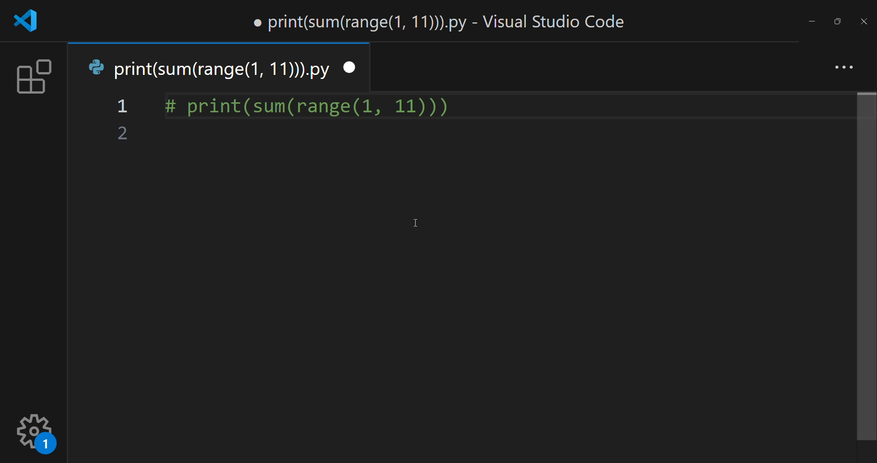  What do you see at coordinates (835, 19) in the screenshot?
I see `maximize` at bounding box center [835, 19].